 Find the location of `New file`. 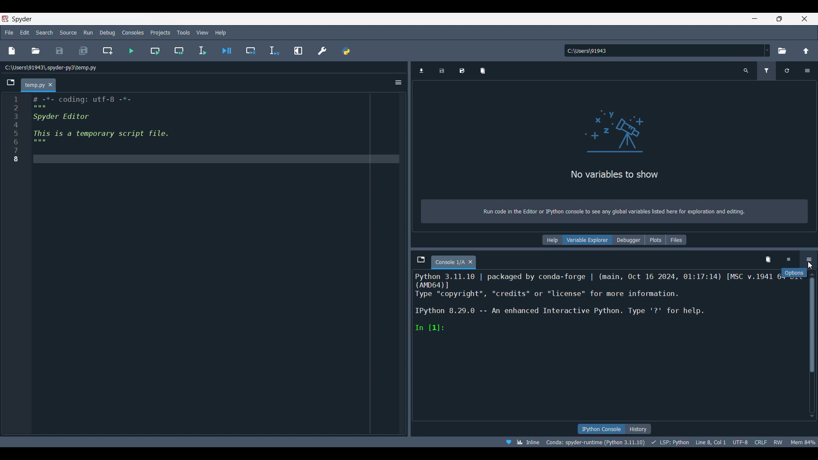

New file is located at coordinates (12, 51).